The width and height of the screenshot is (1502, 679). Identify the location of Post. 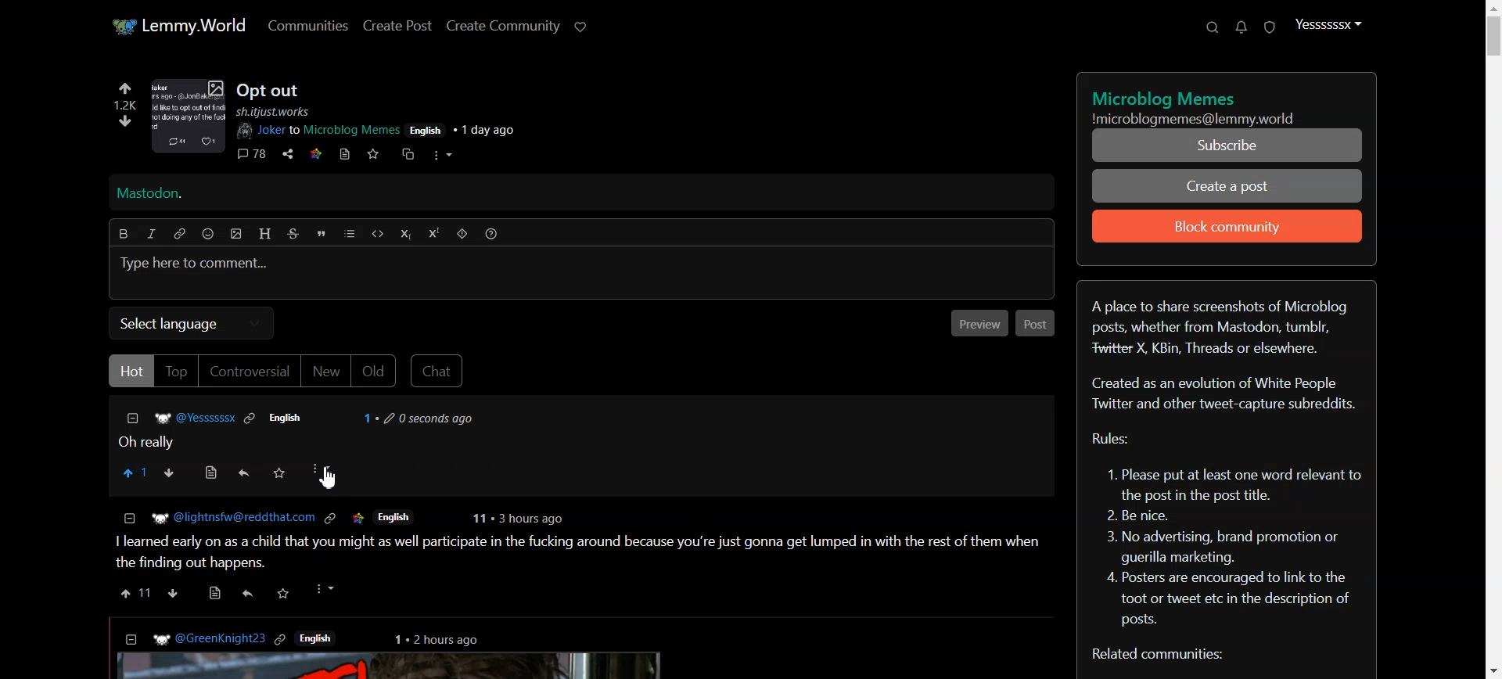
(1037, 323).